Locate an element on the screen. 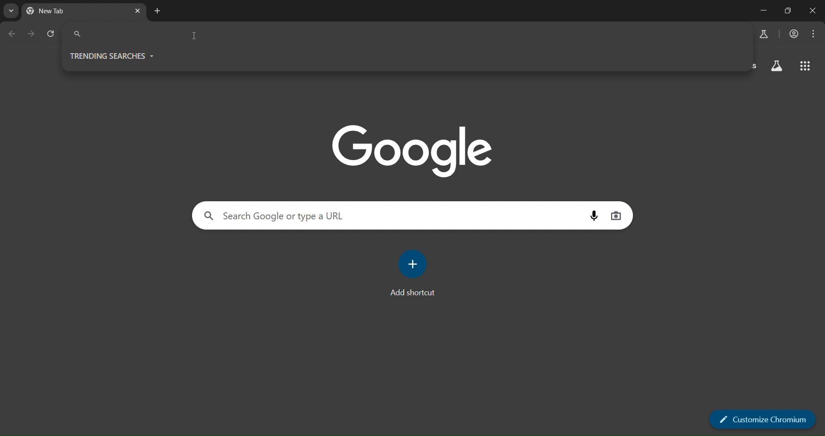 Image resolution: width=825 pixels, height=436 pixels. search labs is located at coordinates (777, 65).